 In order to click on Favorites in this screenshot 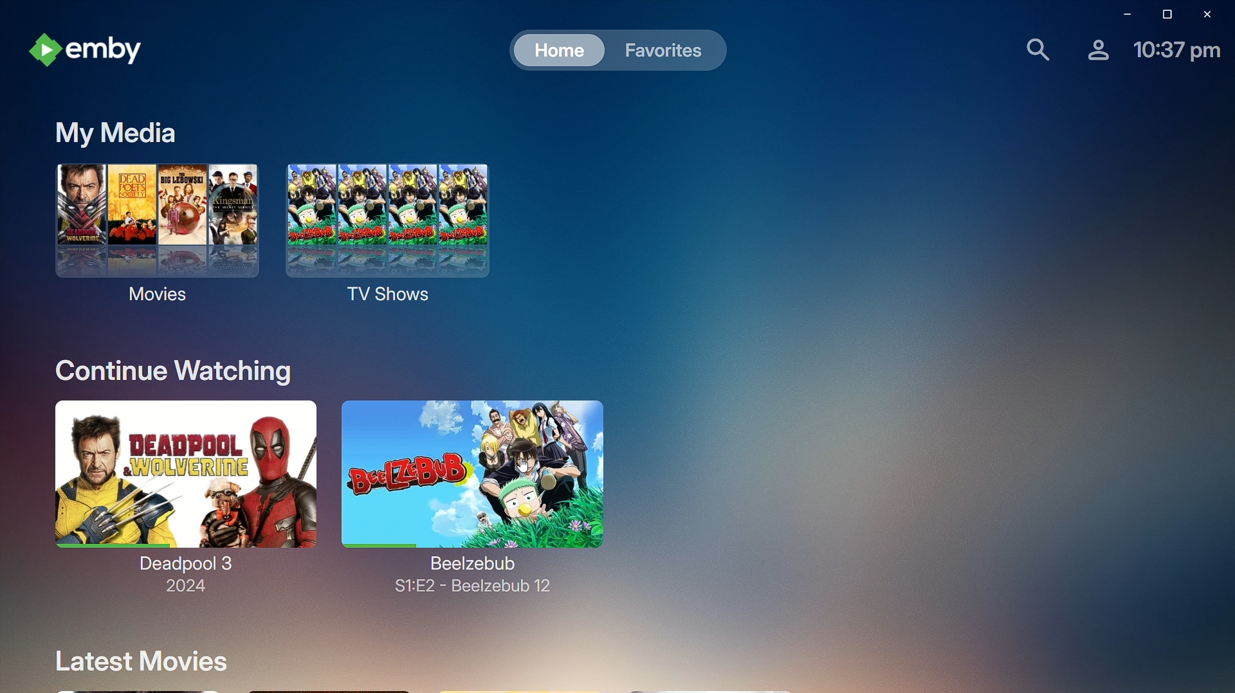, I will do `click(661, 50)`.